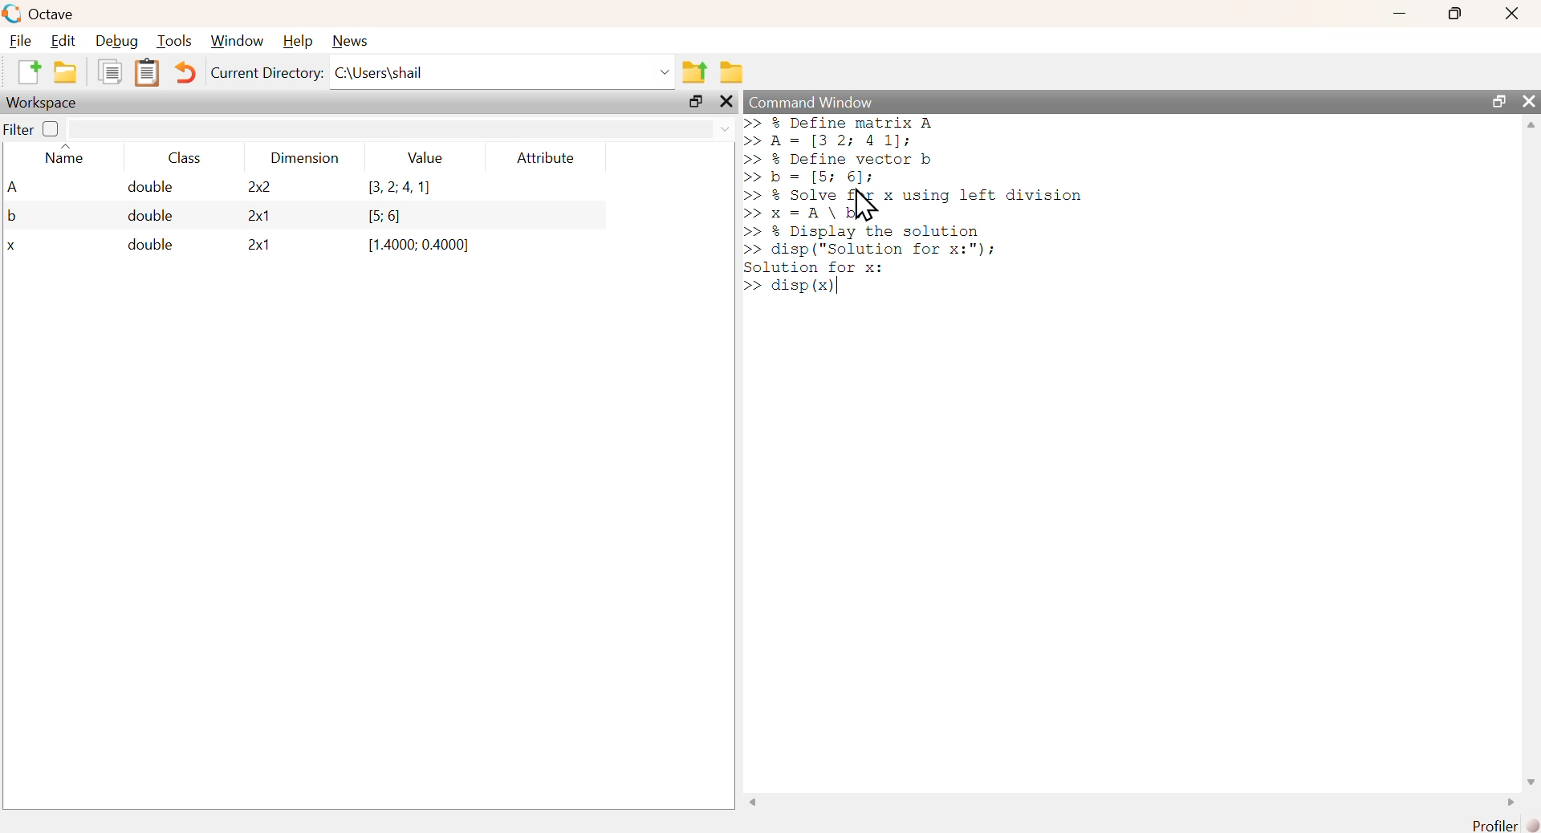 Image resolution: width=1541 pixels, height=833 pixels. Describe the element at coordinates (18, 130) in the screenshot. I see `filter` at that location.